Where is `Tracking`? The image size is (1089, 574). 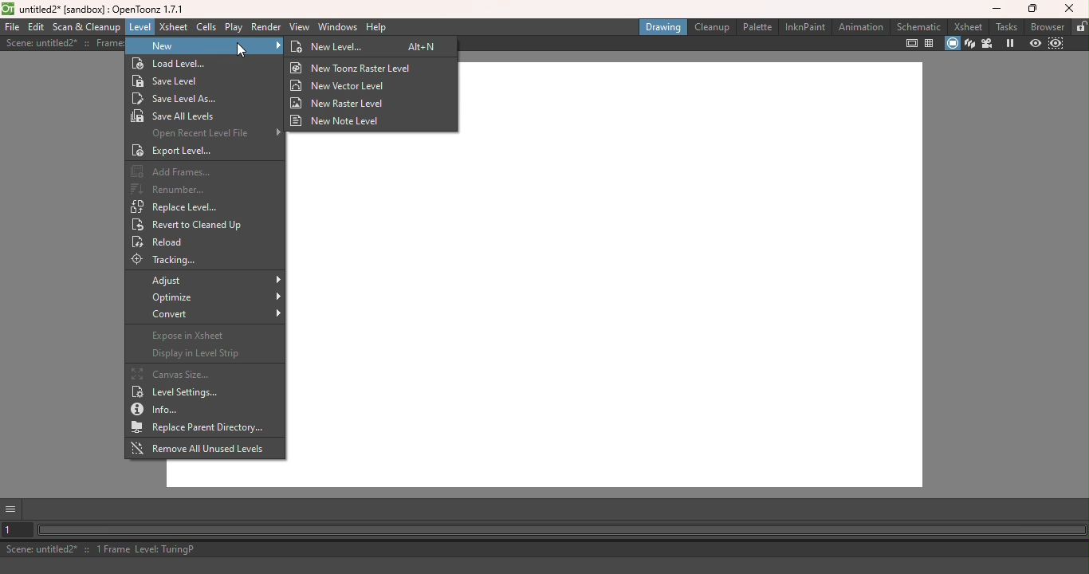
Tracking is located at coordinates (173, 261).